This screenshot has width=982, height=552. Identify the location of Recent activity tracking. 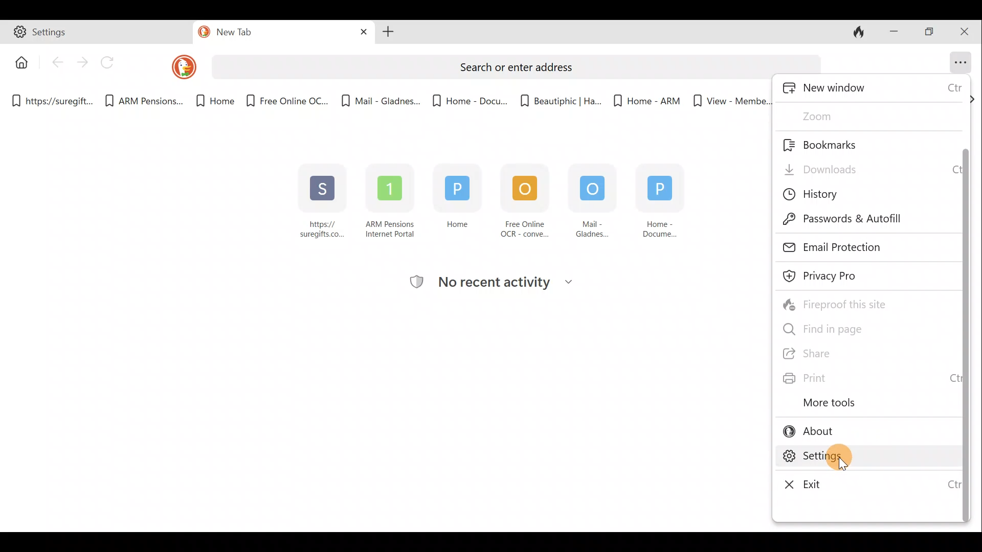
(518, 284).